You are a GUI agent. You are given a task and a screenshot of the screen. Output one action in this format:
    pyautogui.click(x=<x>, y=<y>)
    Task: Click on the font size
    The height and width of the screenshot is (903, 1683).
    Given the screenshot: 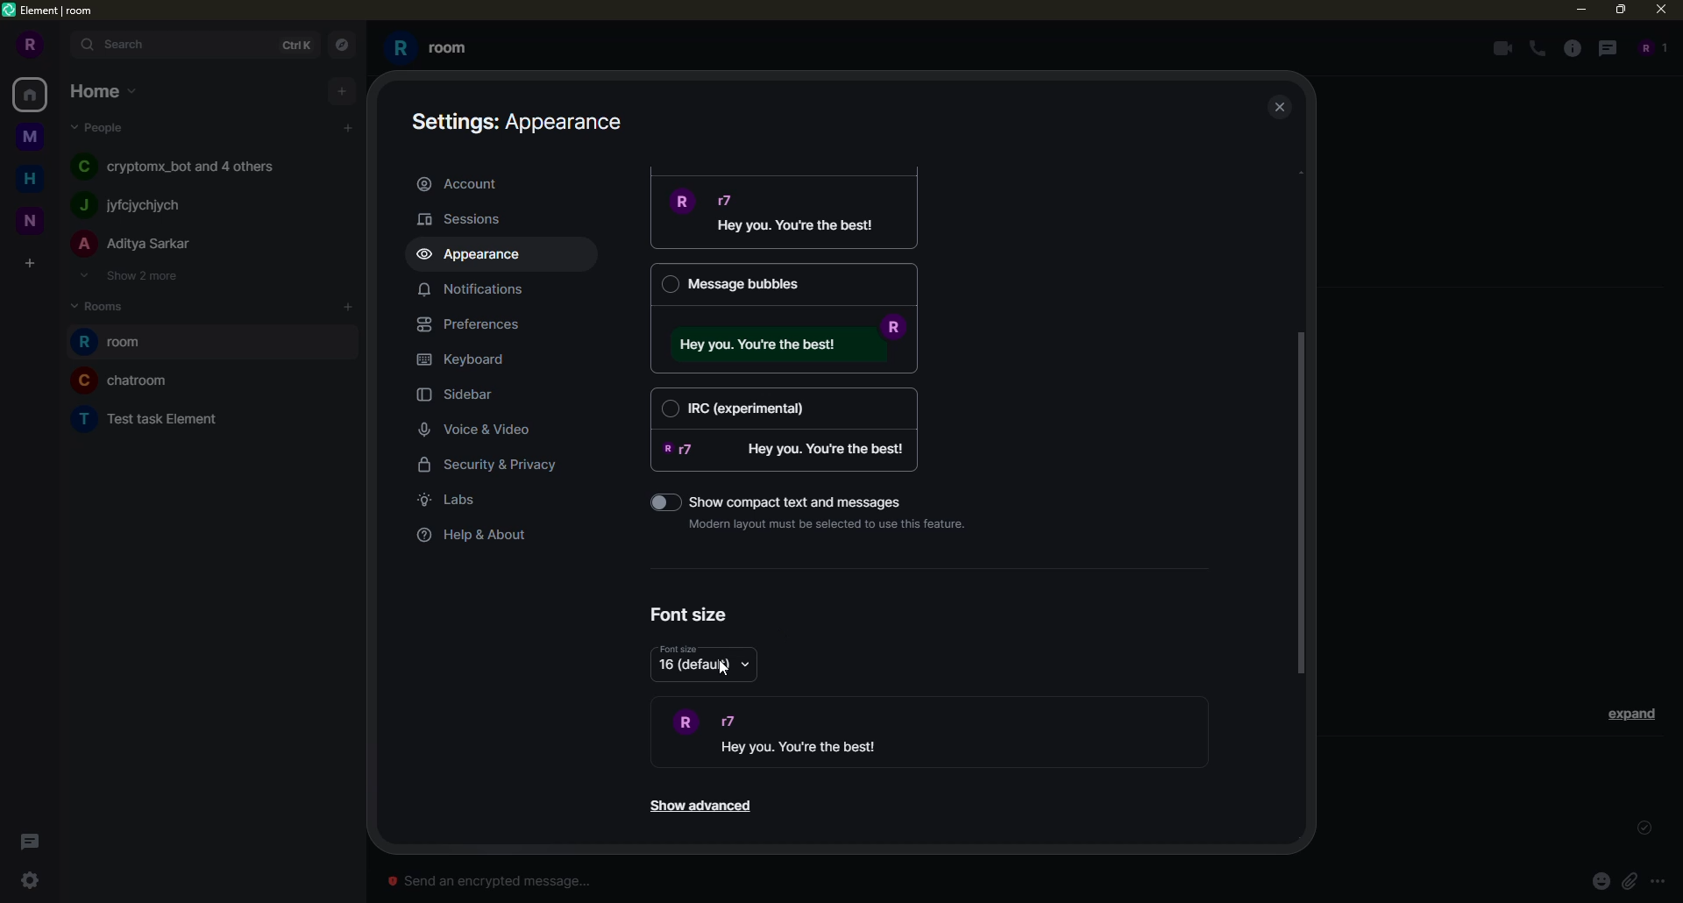 What is the action you would take?
    pyautogui.click(x=679, y=649)
    